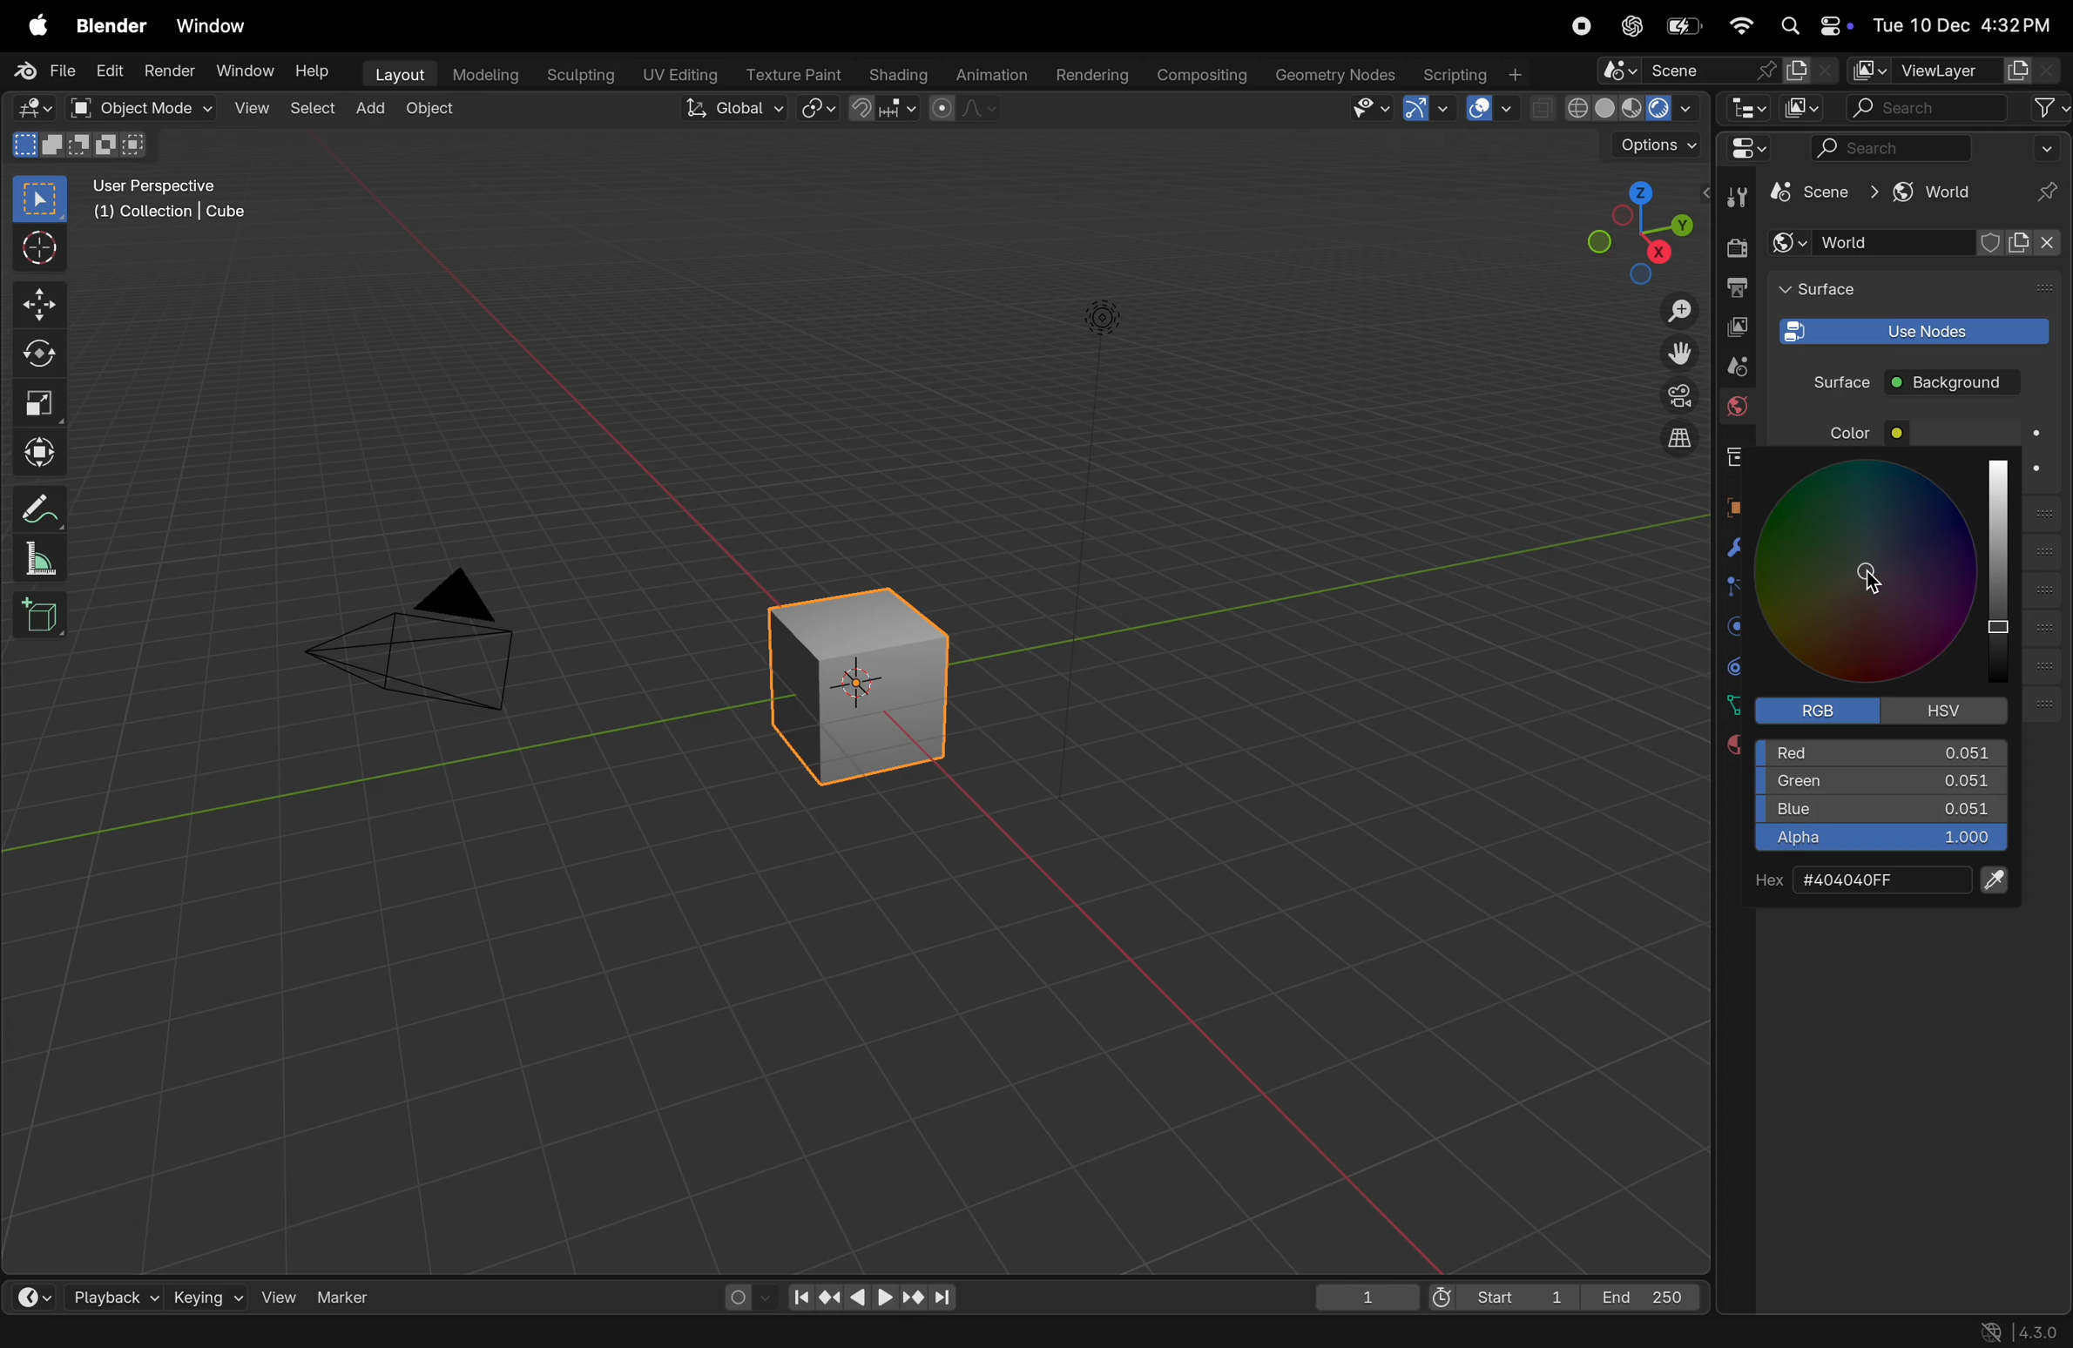  Describe the element at coordinates (744, 1296) in the screenshot. I see `auto keying` at that location.